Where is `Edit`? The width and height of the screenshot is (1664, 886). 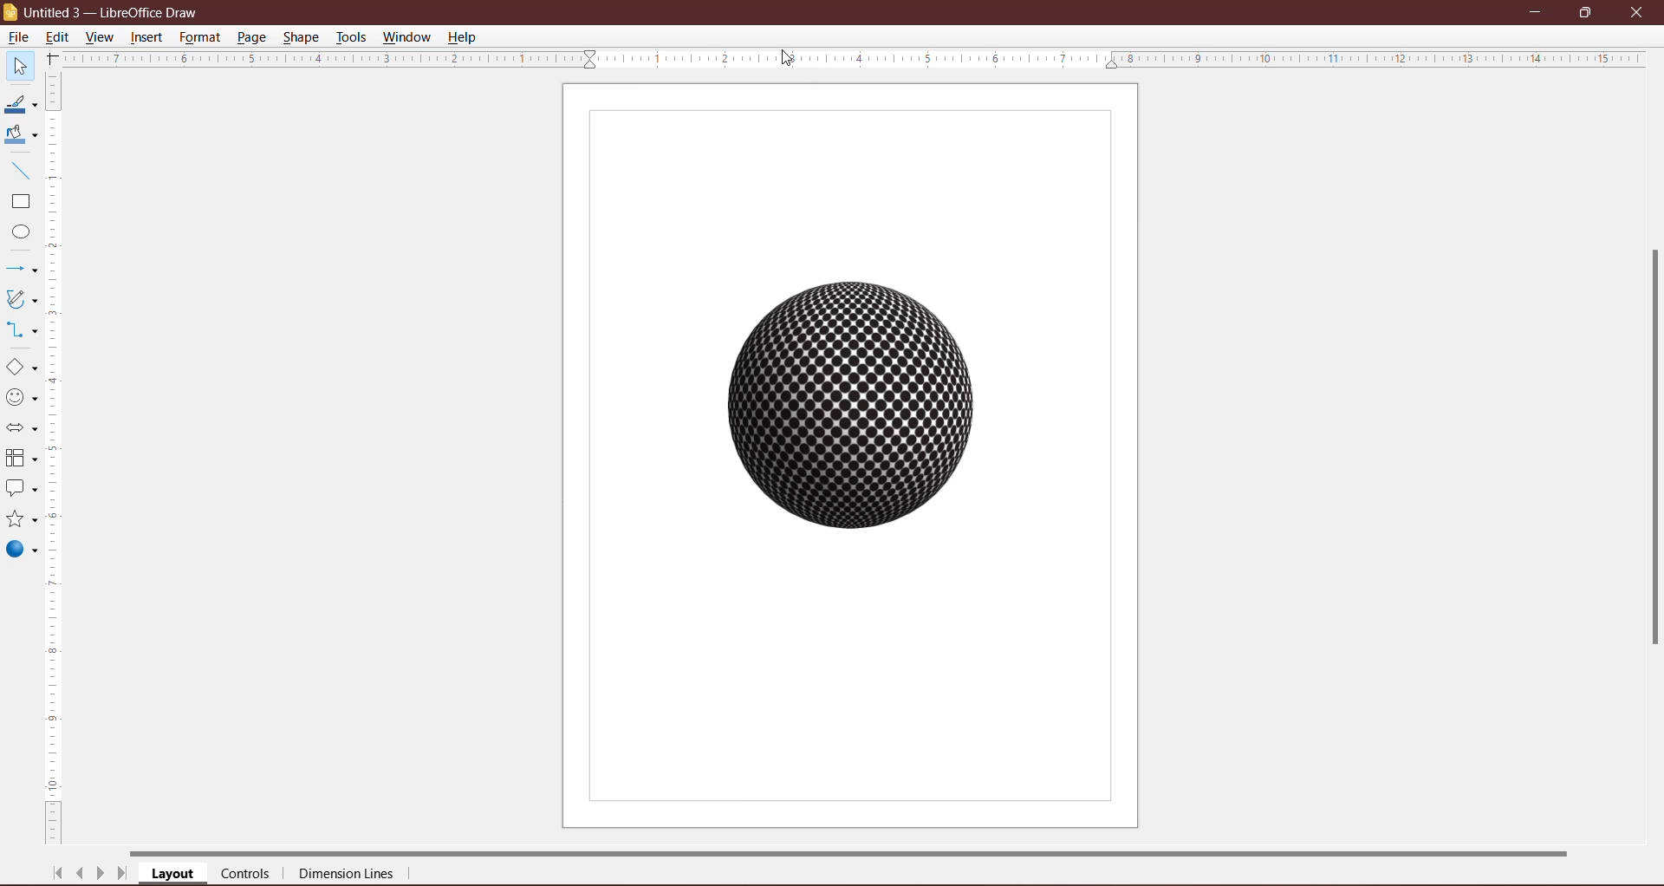
Edit is located at coordinates (61, 36).